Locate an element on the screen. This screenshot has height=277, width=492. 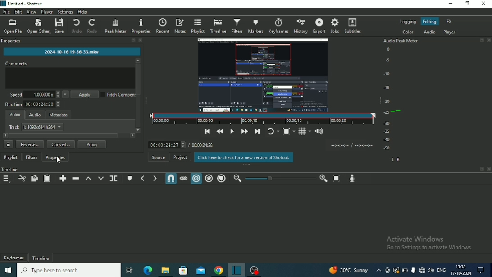
Metadata is located at coordinates (59, 115).